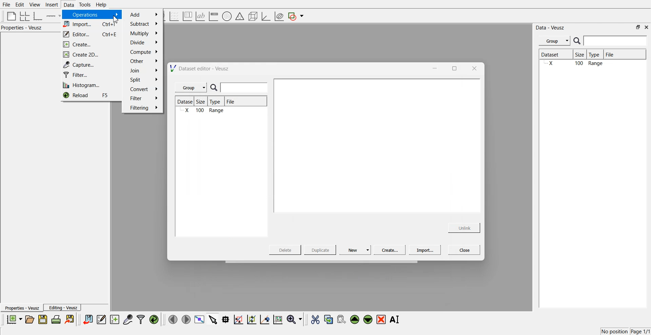 This screenshot has height=335, width=651. What do you see at coordinates (175, 16) in the screenshot?
I see `plot a vector set` at bounding box center [175, 16].